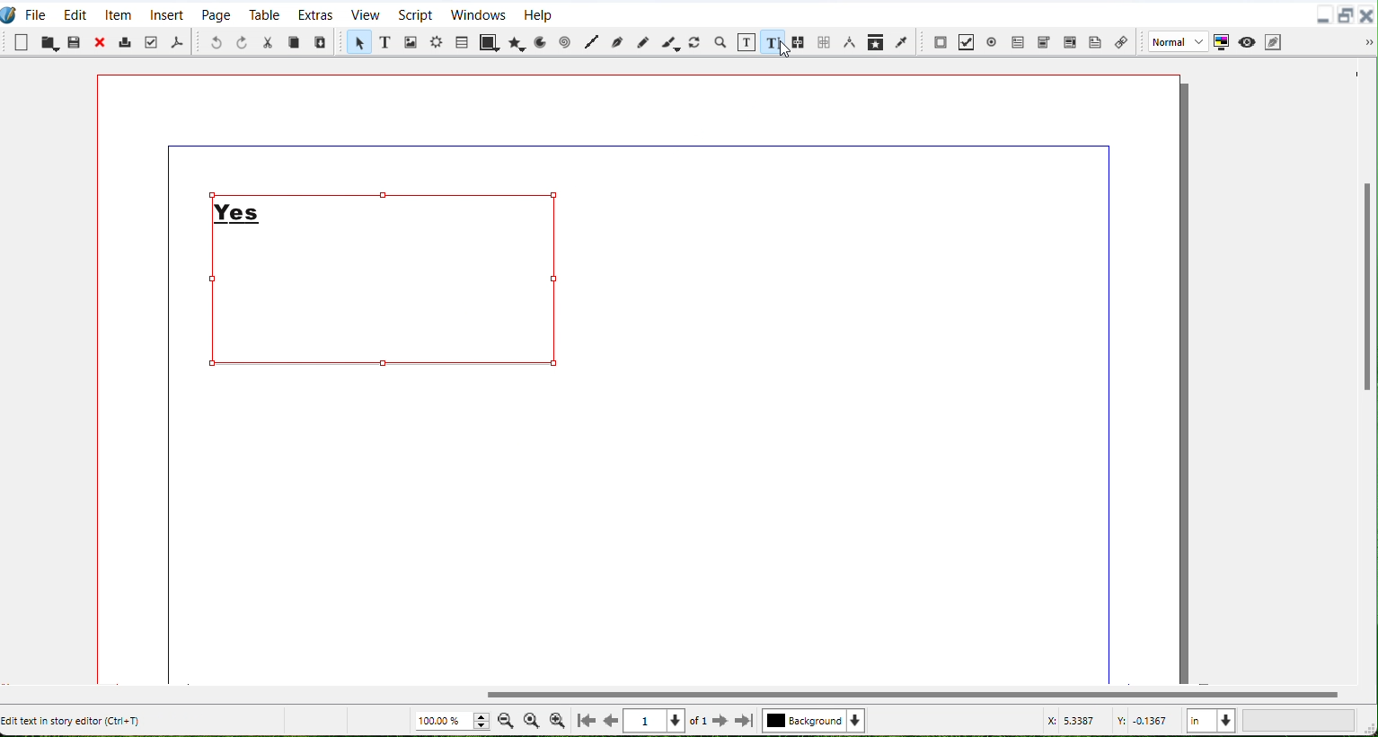  What do you see at coordinates (437, 44) in the screenshot?
I see `Render Frame` at bounding box center [437, 44].